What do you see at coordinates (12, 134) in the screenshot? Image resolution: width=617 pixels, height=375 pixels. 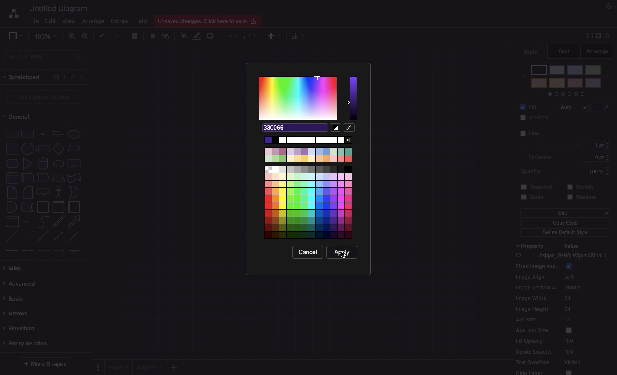 I see `rectangle` at bounding box center [12, 134].